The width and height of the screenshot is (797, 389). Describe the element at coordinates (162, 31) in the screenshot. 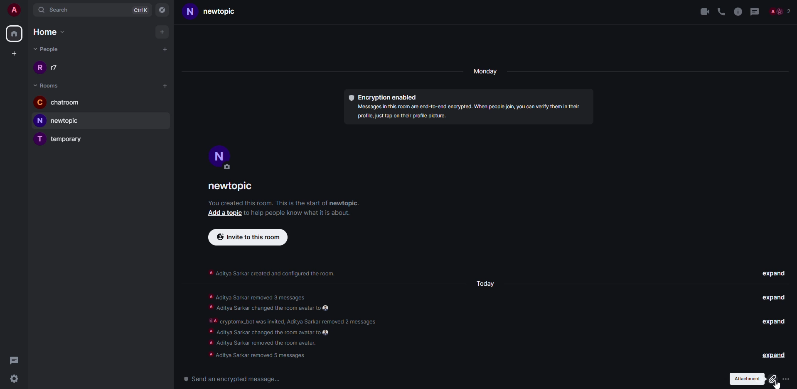

I see `add` at that location.